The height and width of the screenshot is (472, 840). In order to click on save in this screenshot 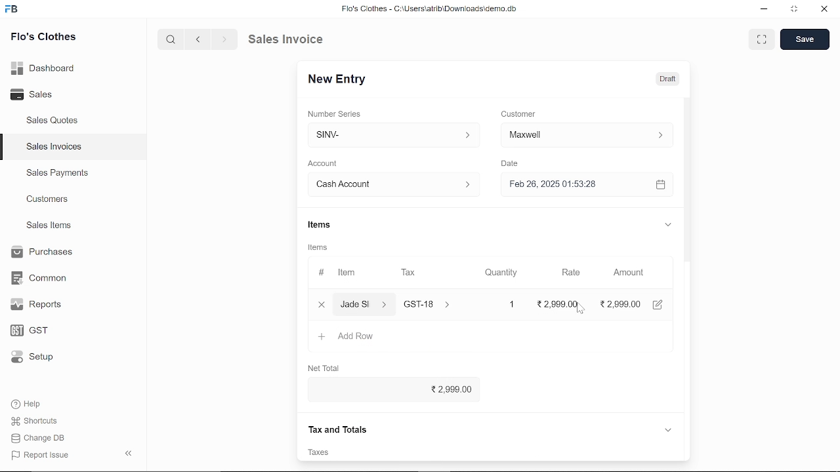, I will do `click(805, 39)`.